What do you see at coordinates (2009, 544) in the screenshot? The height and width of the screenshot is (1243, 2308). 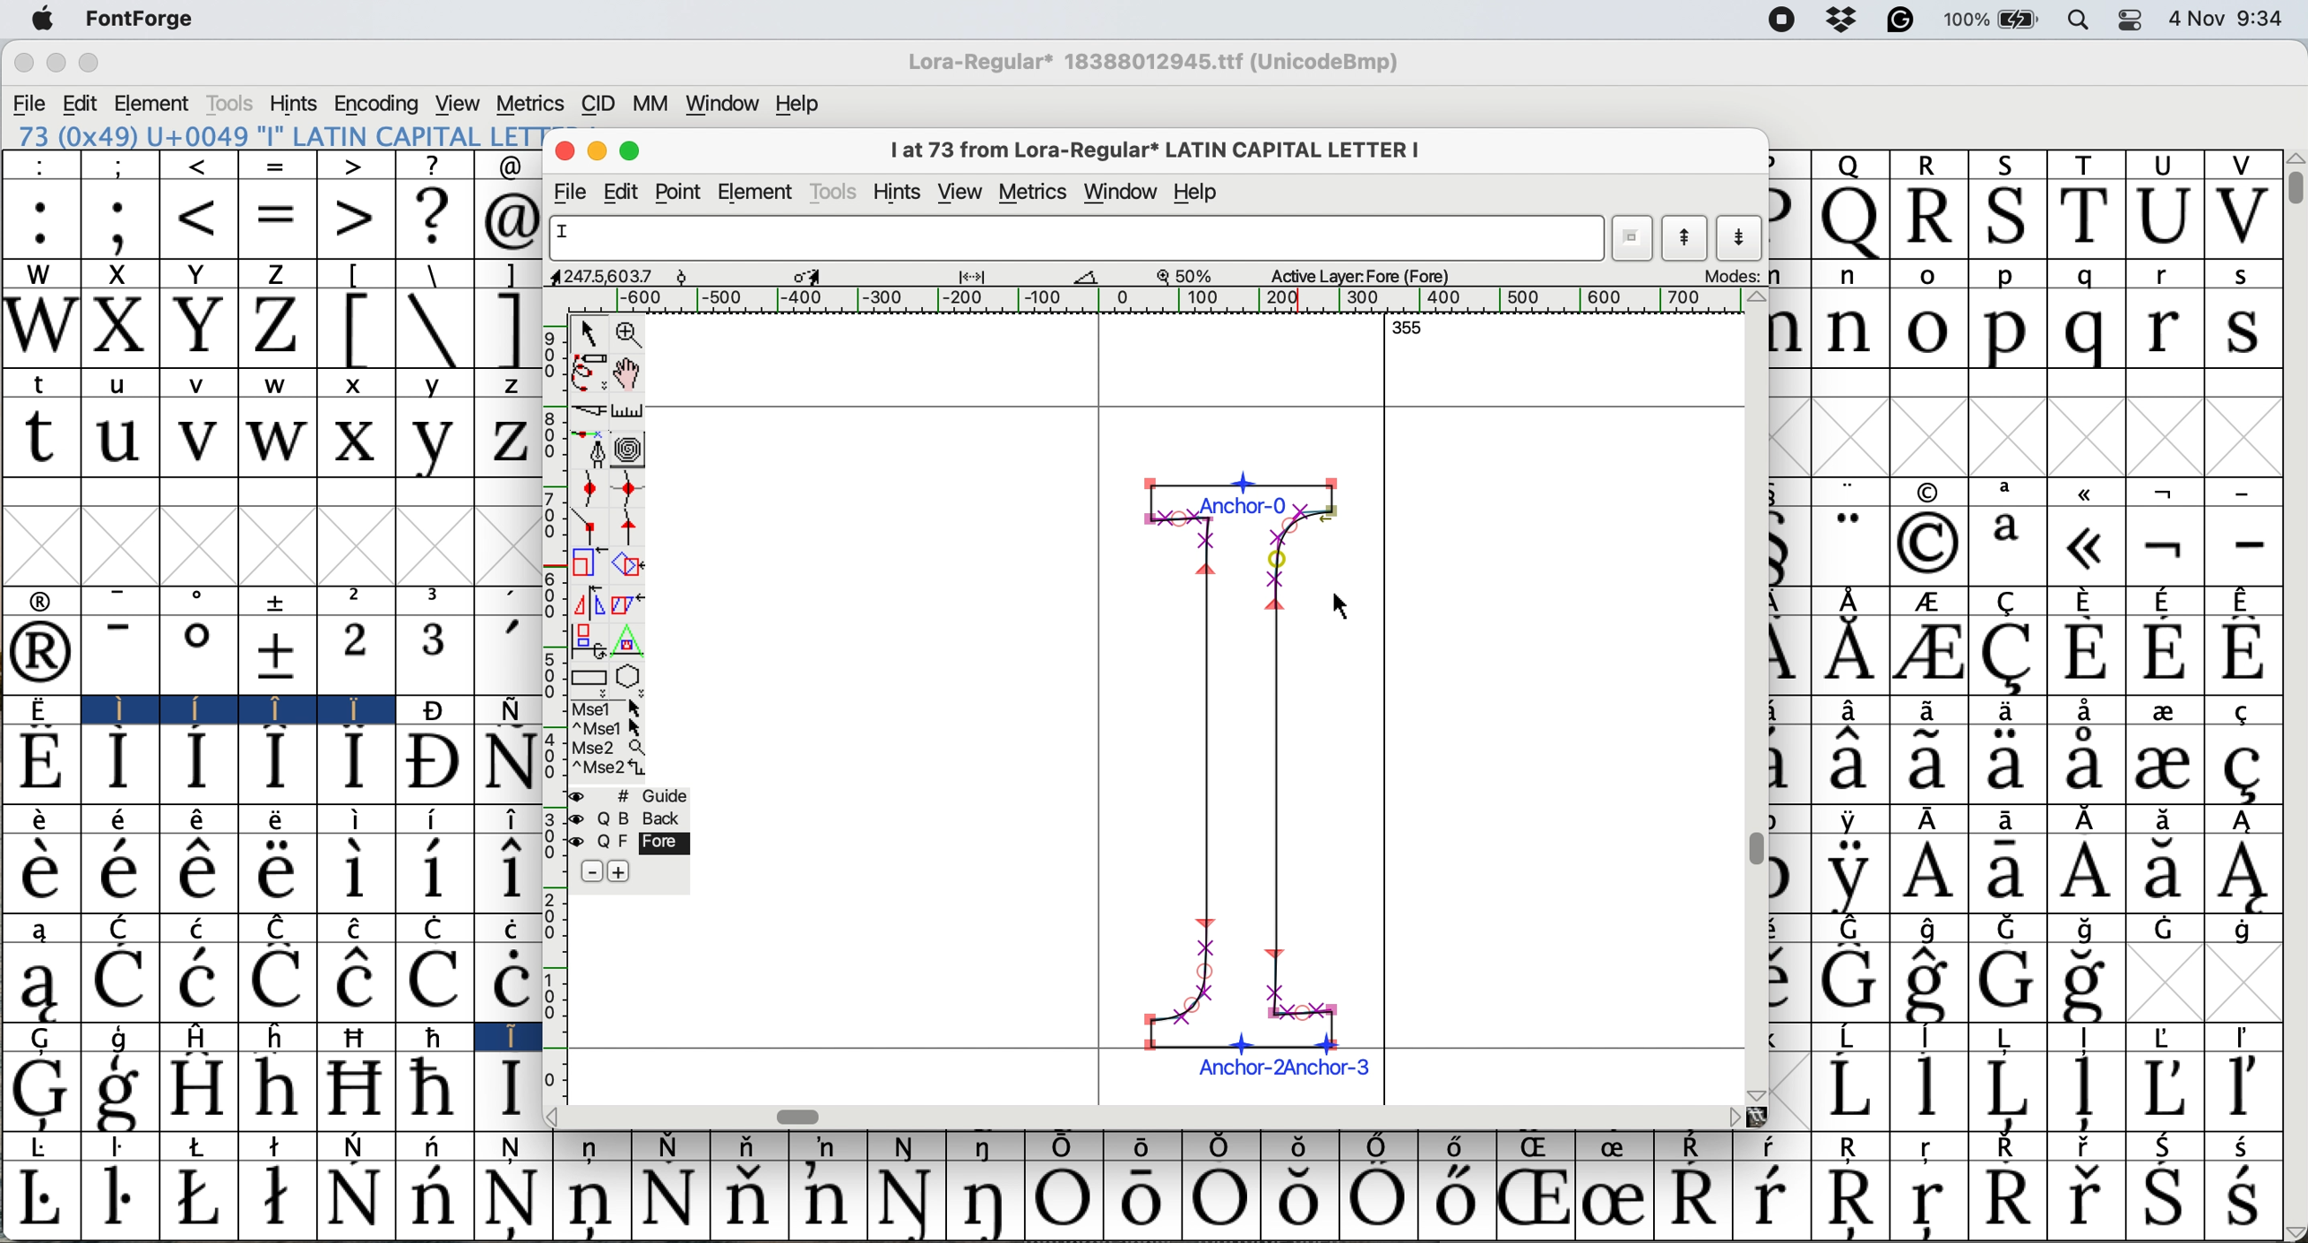 I see `a` at bounding box center [2009, 544].